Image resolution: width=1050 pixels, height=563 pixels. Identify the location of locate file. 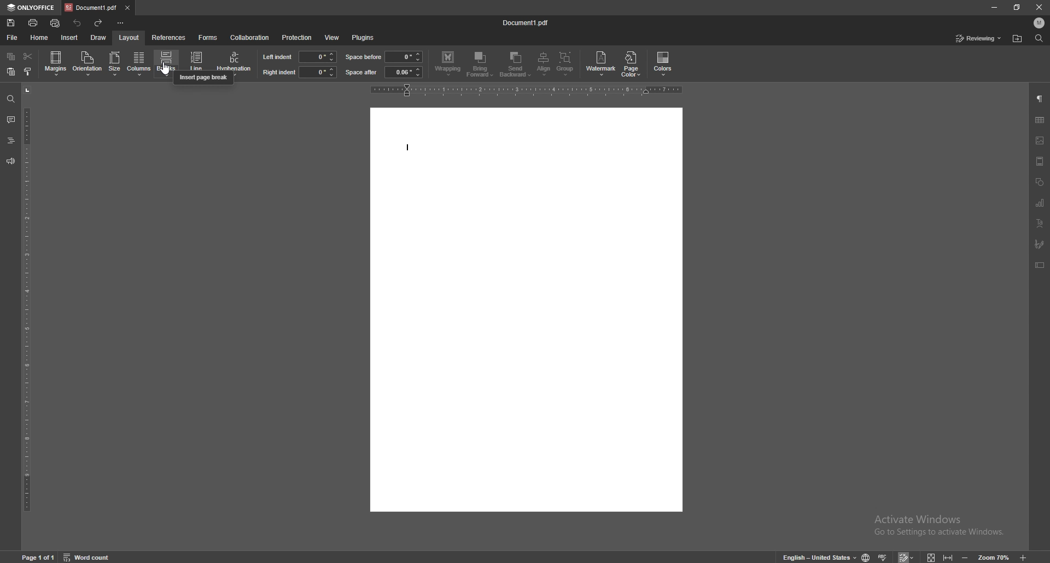
(1018, 39).